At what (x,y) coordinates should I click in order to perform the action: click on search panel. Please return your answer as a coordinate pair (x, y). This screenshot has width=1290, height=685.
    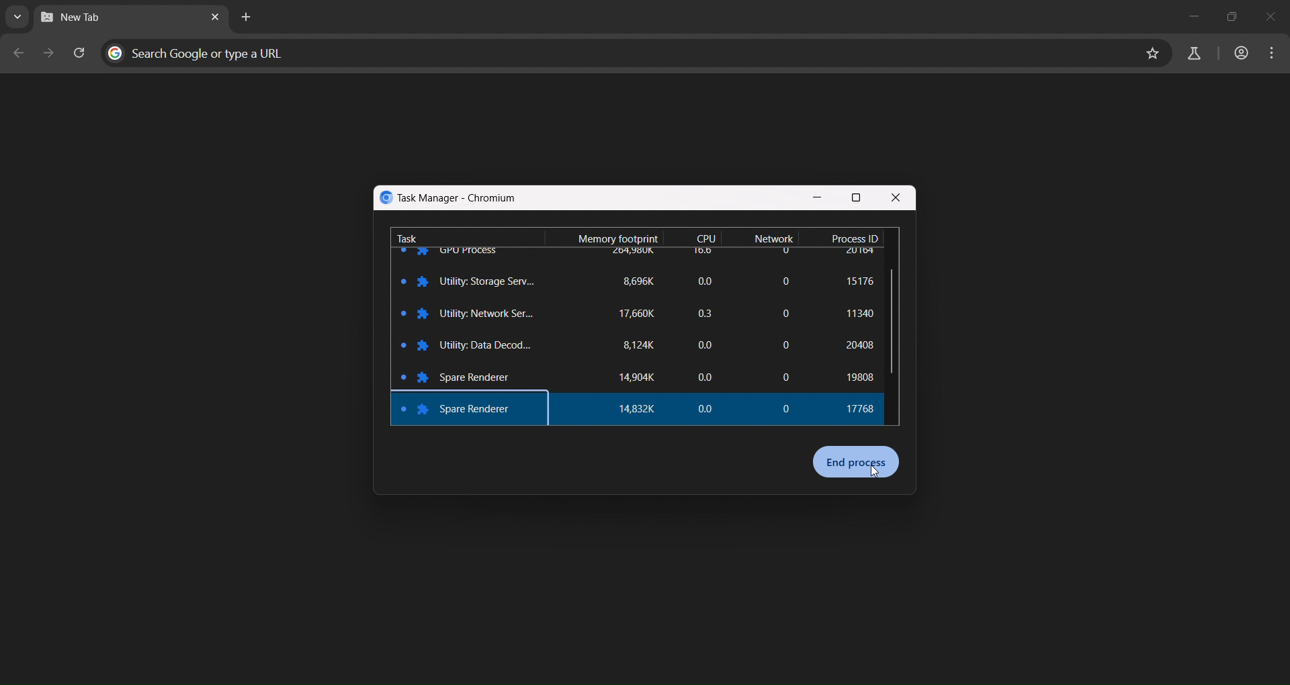
    Looking at the image, I should click on (200, 52).